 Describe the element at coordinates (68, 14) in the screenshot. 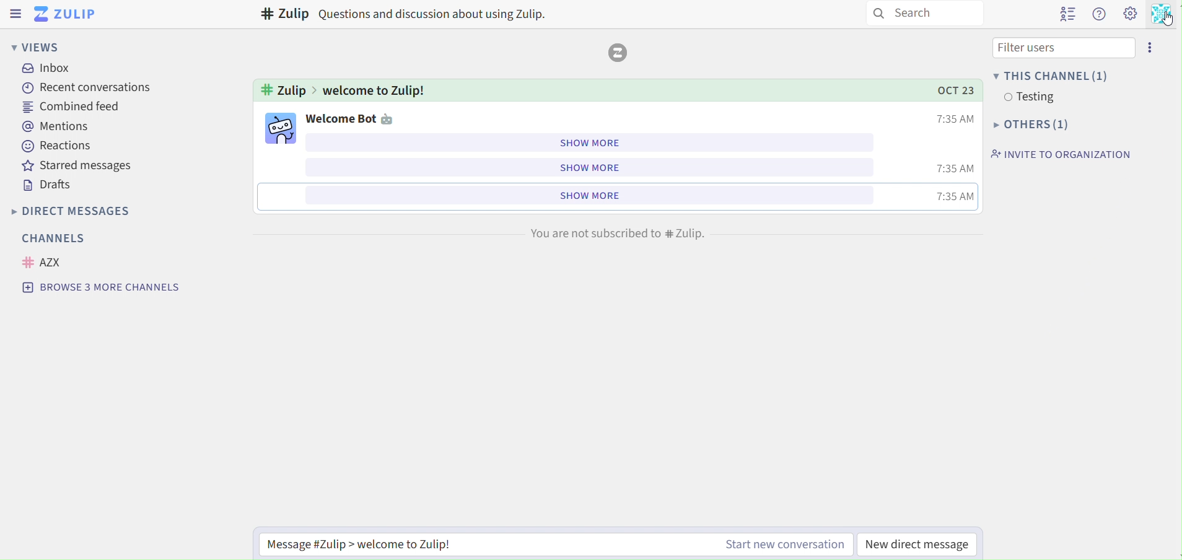

I see `zulip` at that location.